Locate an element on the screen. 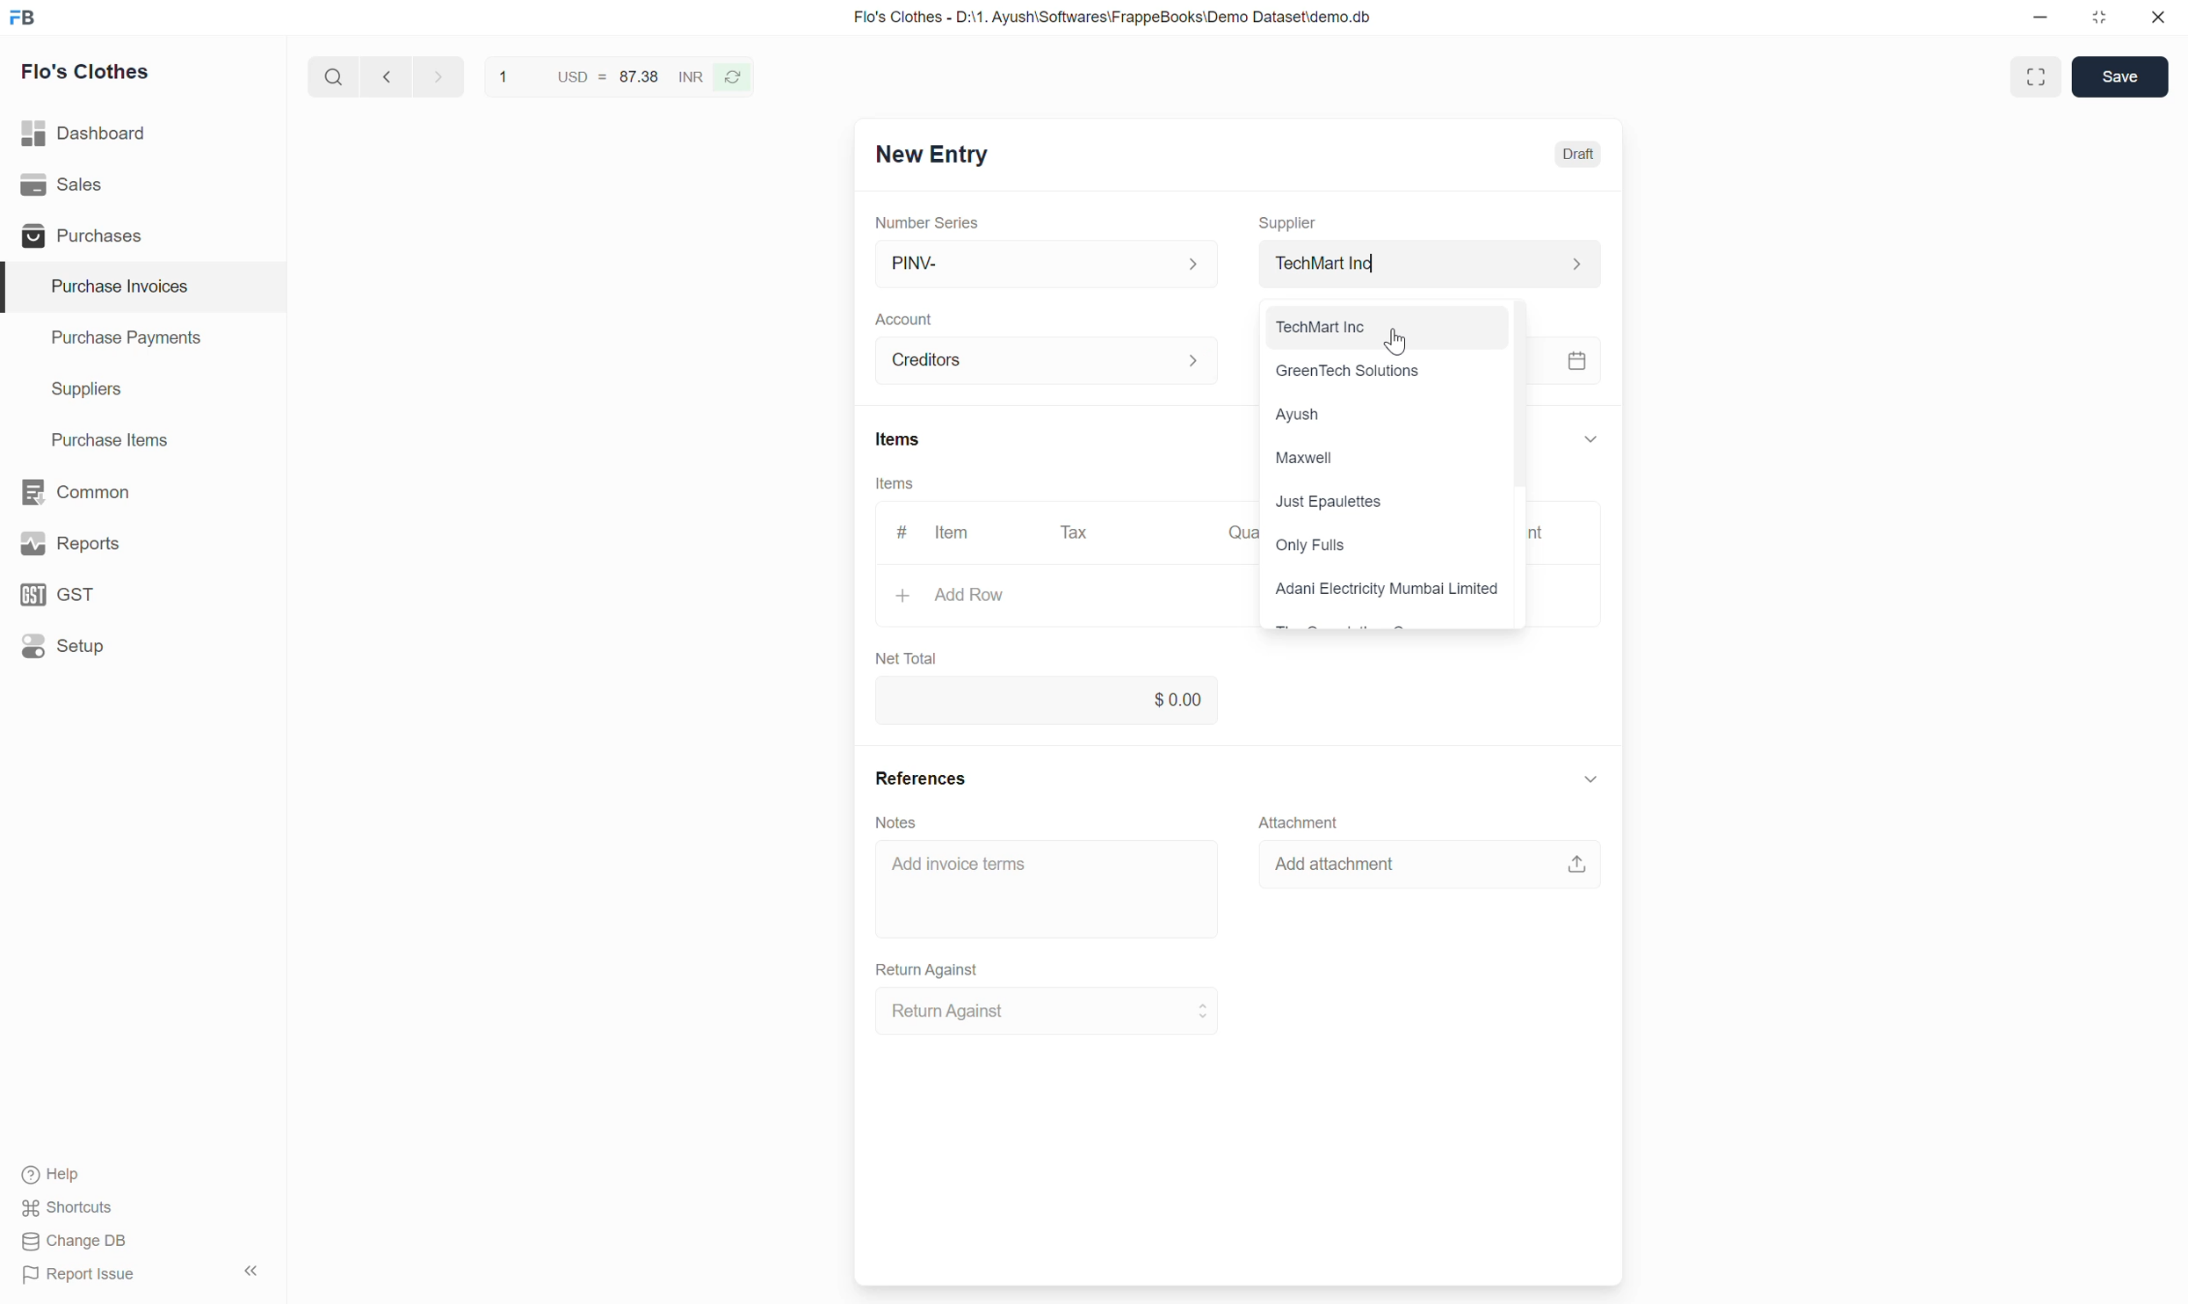  Purchase Items is located at coordinates (100, 437).